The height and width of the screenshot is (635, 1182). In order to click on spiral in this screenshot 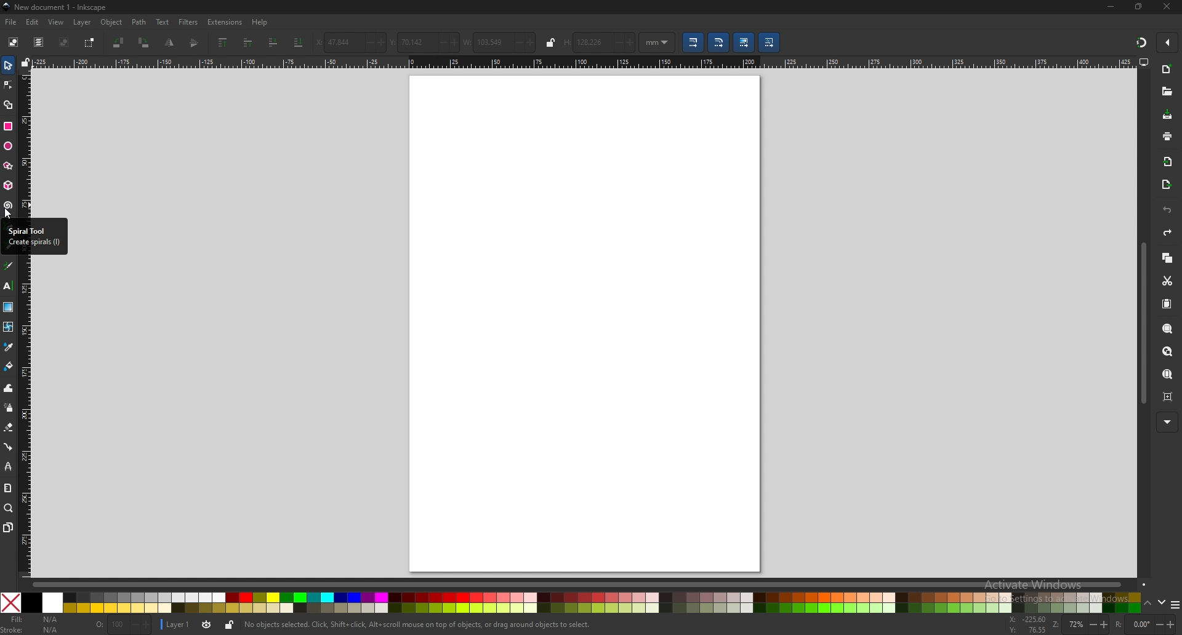, I will do `click(9, 206)`.